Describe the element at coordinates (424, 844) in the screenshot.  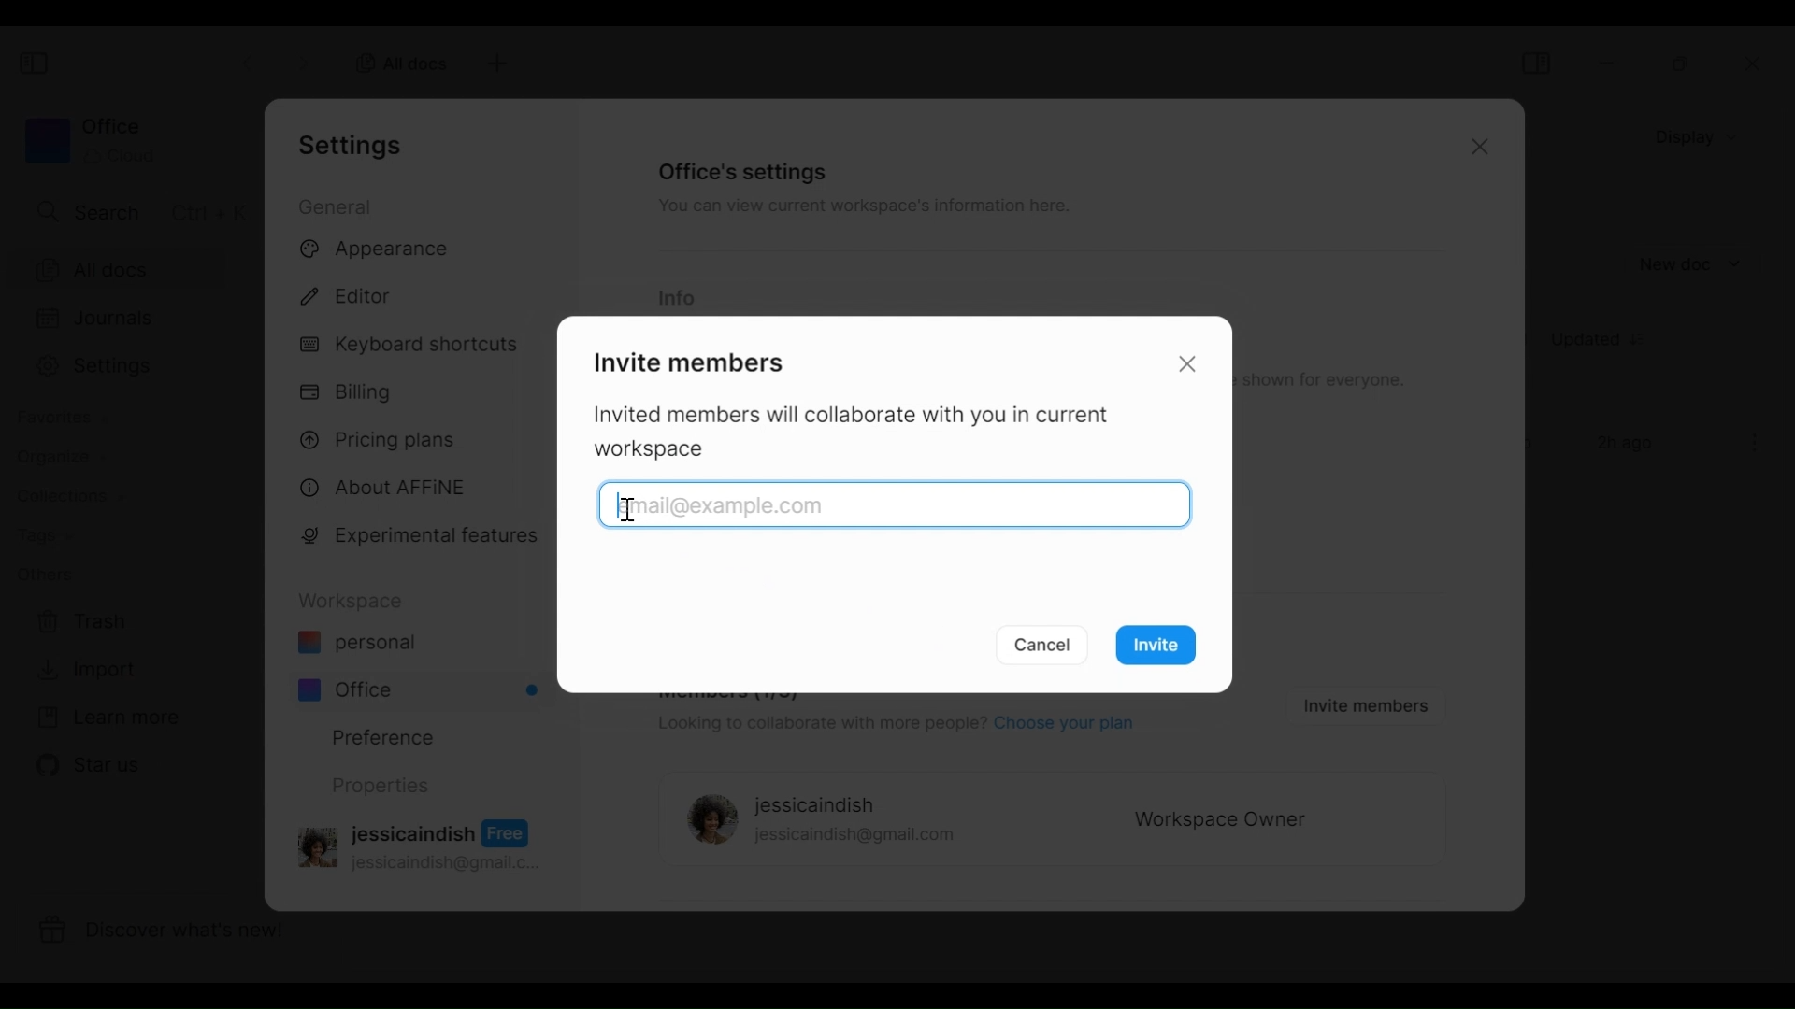
I see `Account` at that location.